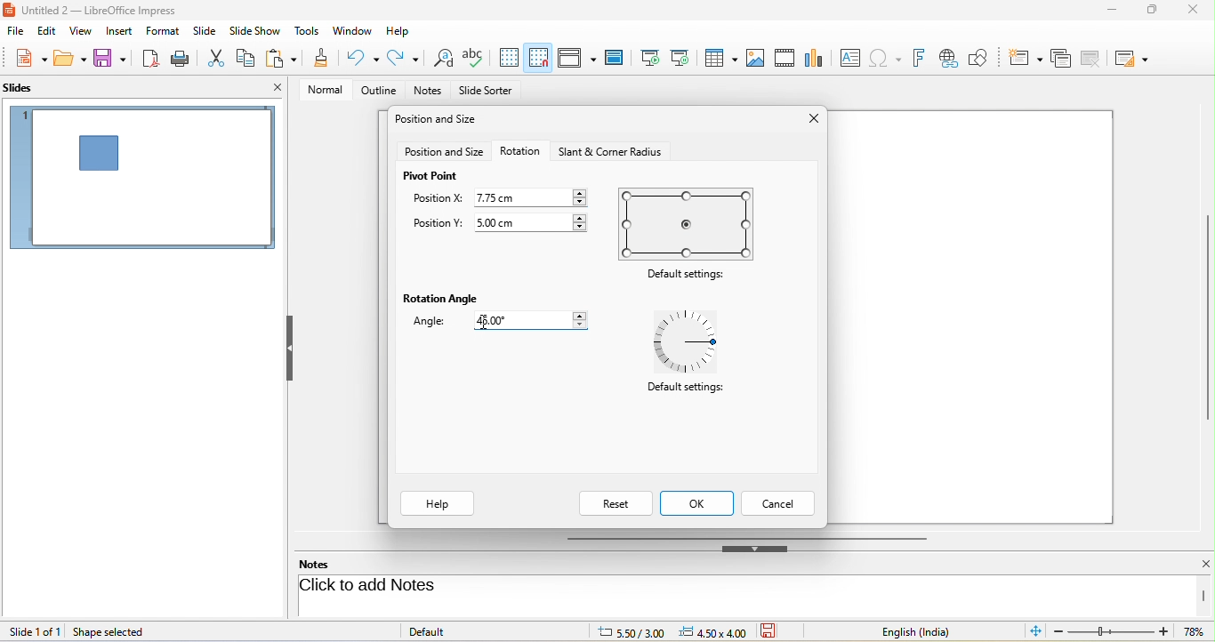 This screenshot has width=1215, height=642. What do you see at coordinates (1037, 631) in the screenshot?
I see `fit slide to current window` at bounding box center [1037, 631].